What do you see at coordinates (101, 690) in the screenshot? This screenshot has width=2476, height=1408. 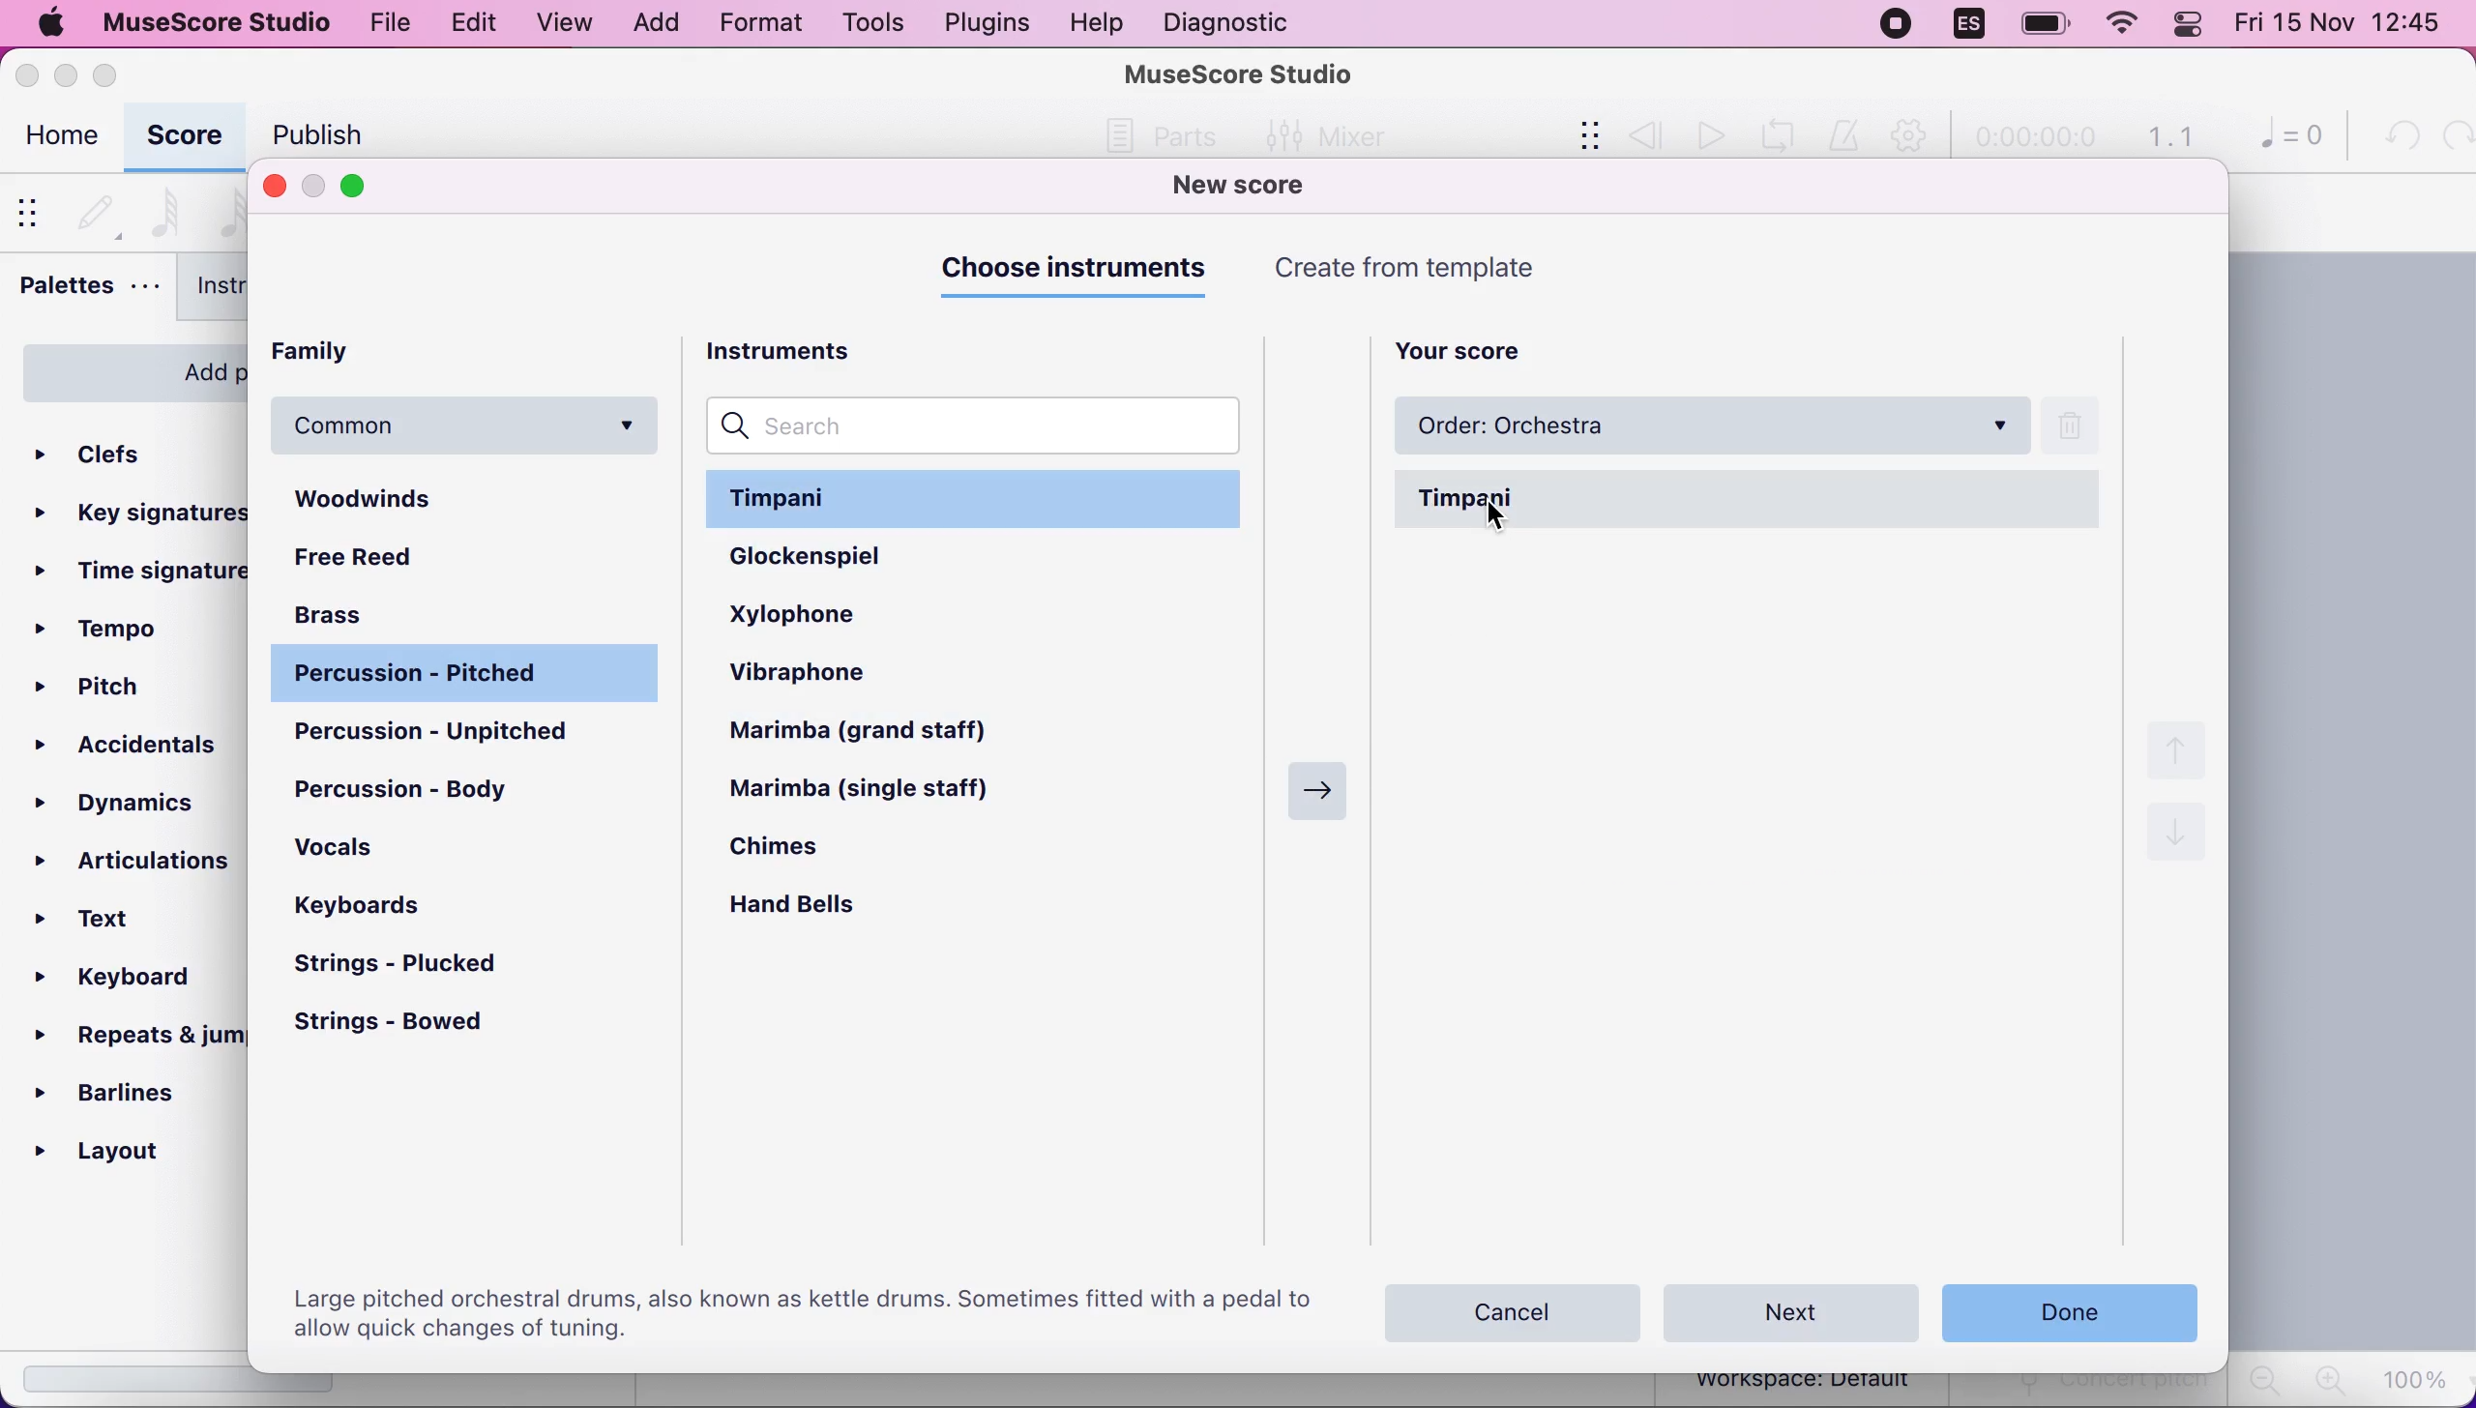 I see `pitch` at bounding box center [101, 690].